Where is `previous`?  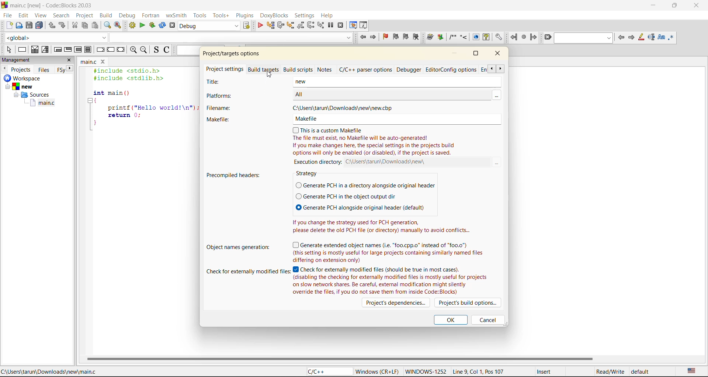
previous is located at coordinates (621, 38).